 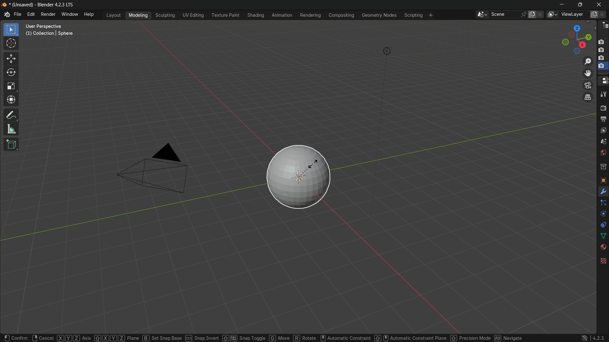 What do you see at coordinates (603, 214) in the screenshot?
I see `physics` at bounding box center [603, 214].